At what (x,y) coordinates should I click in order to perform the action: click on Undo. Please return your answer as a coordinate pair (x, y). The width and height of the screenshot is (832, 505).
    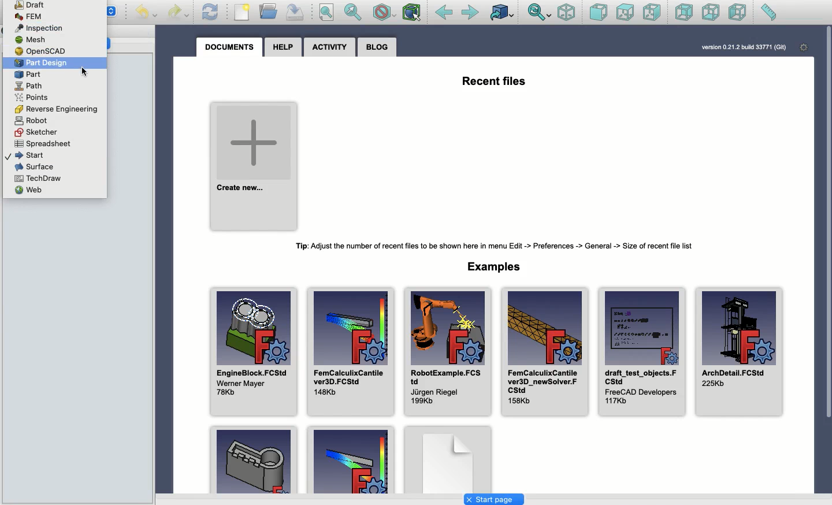
    Looking at the image, I should click on (148, 14).